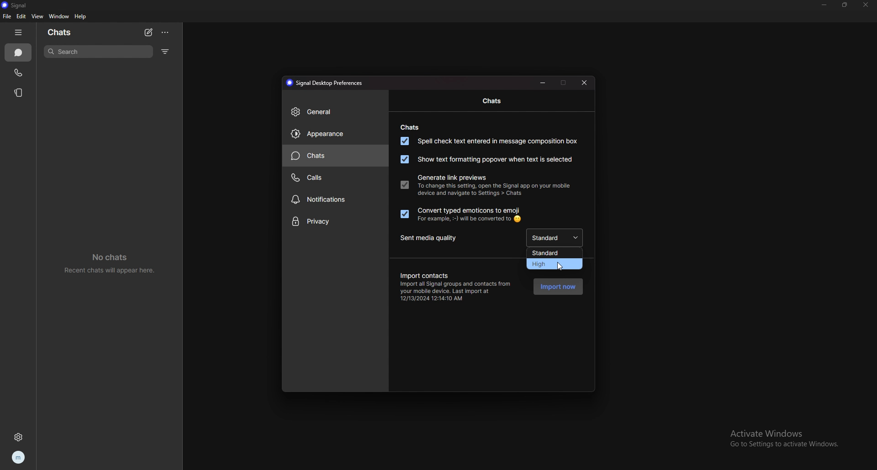 The height and width of the screenshot is (470, 877). I want to click on standard, so click(554, 252).